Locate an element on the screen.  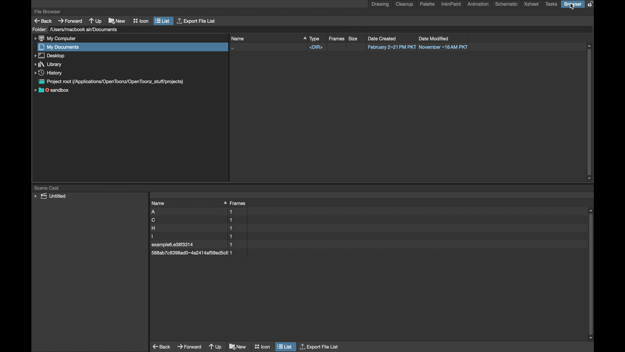
inknpaint is located at coordinates (451, 4).